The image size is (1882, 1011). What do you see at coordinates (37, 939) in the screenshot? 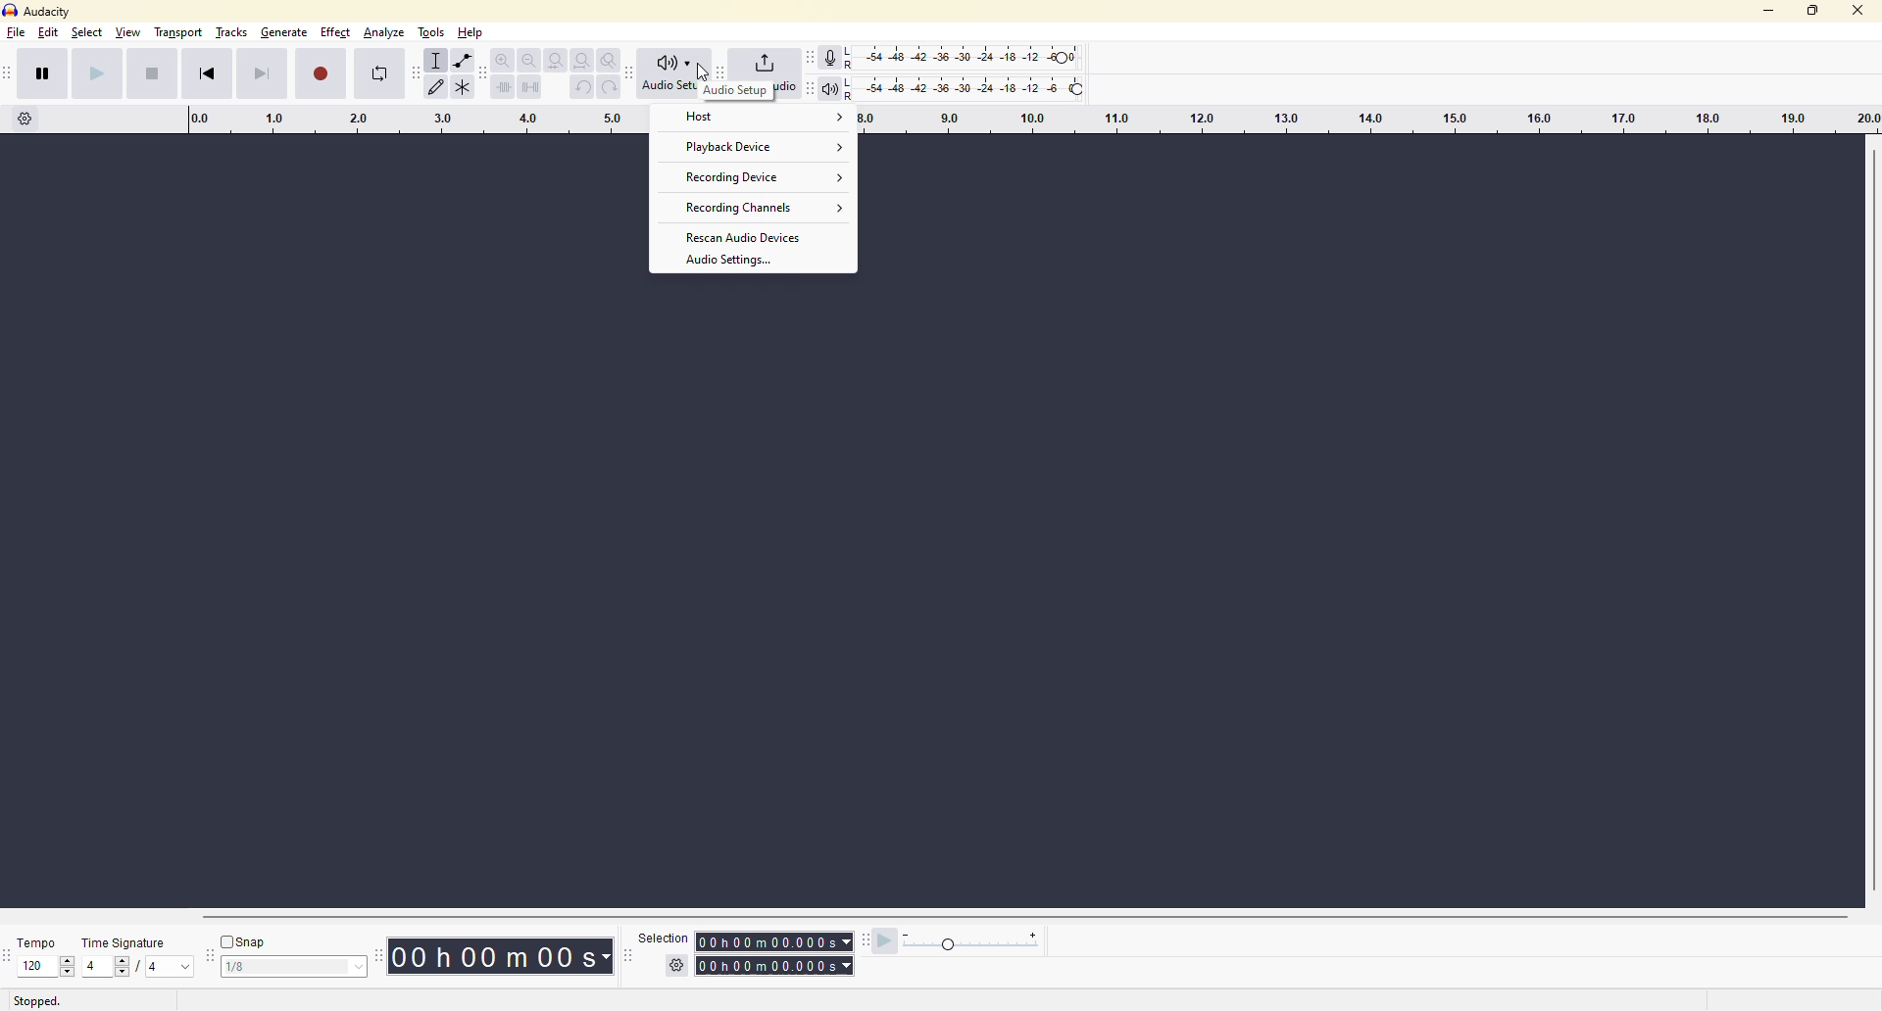
I see `temps` at bounding box center [37, 939].